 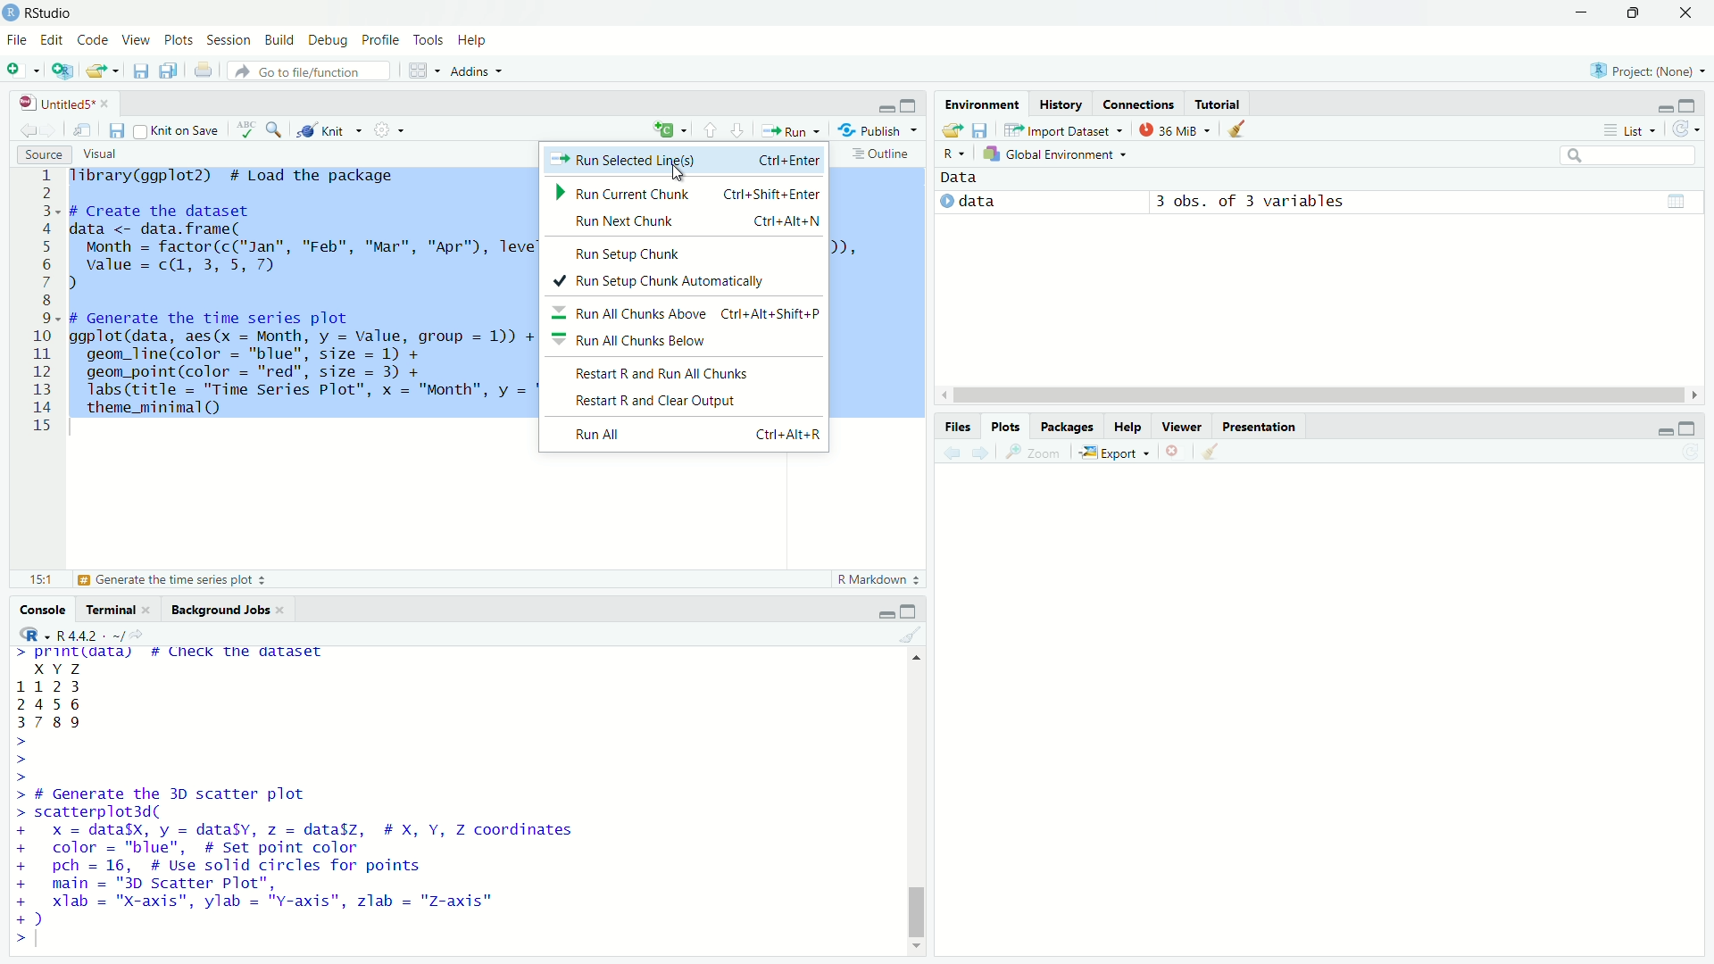 What do you see at coordinates (980, 453) in the screenshot?
I see `next plot` at bounding box center [980, 453].